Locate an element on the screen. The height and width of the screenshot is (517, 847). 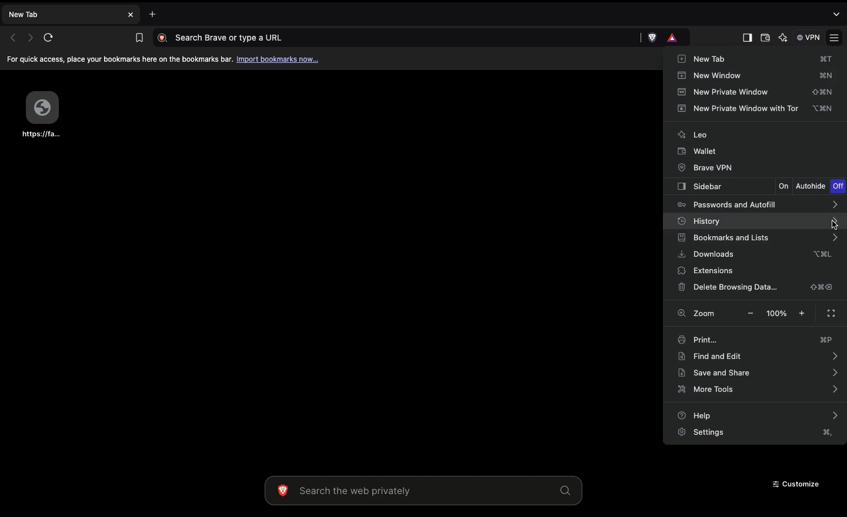
Find and edit is located at coordinates (756, 357).